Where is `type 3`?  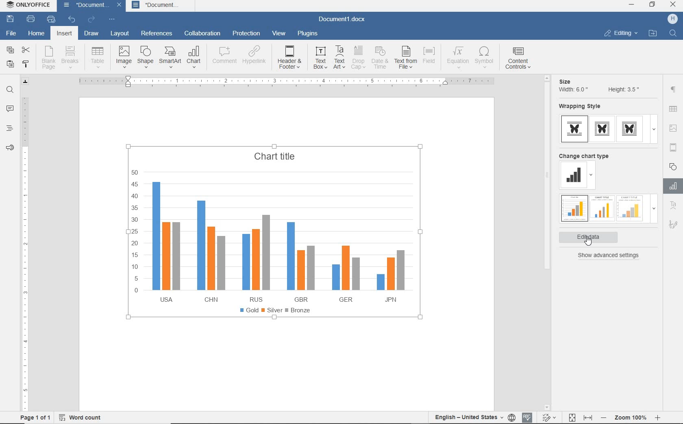 type 3 is located at coordinates (630, 208).